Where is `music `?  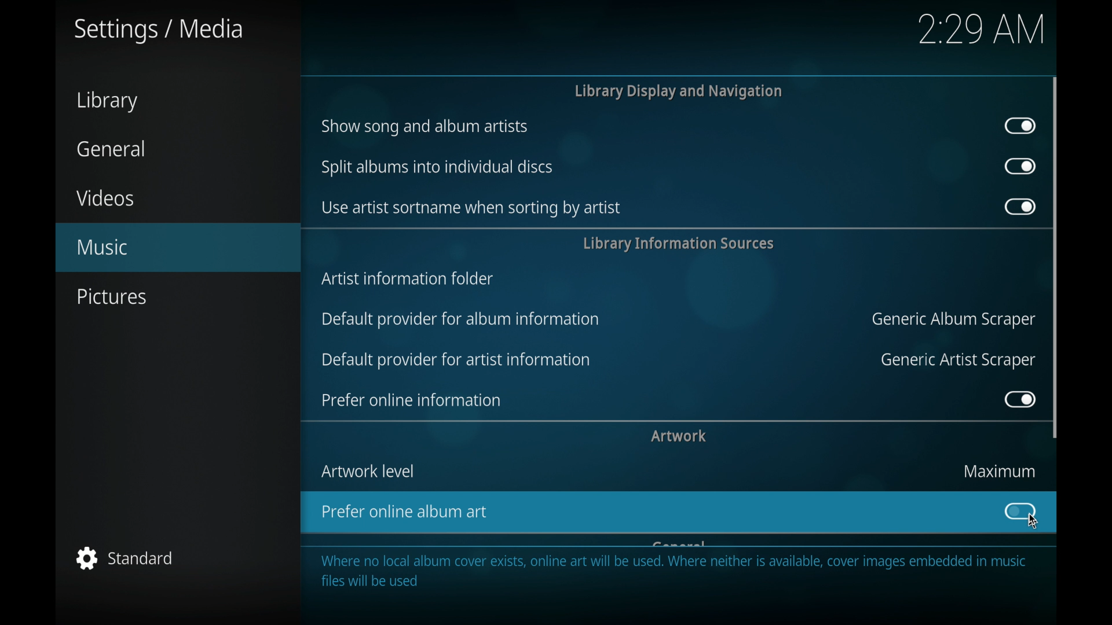
music  is located at coordinates (177, 248).